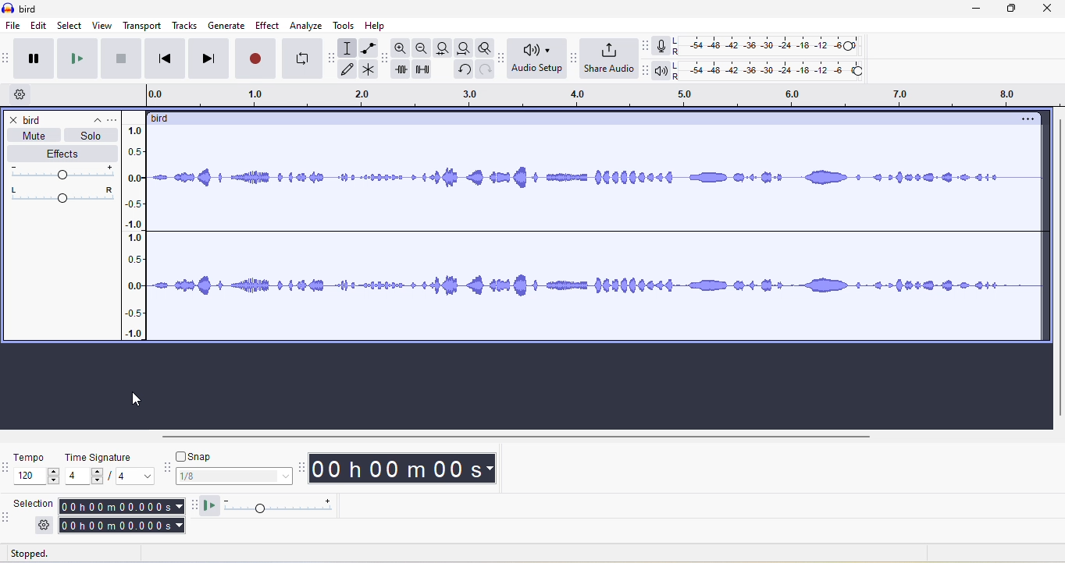 The image size is (1065, 563). Describe the element at coordinates (22, 9) in the screenshot. I see `title` at that location.